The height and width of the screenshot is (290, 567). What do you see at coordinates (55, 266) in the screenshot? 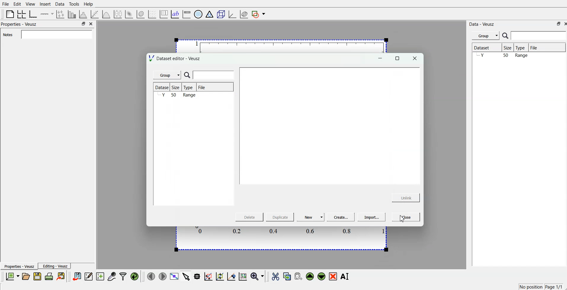
I see `Editing - Veusz` at bounding box center [55, 266].